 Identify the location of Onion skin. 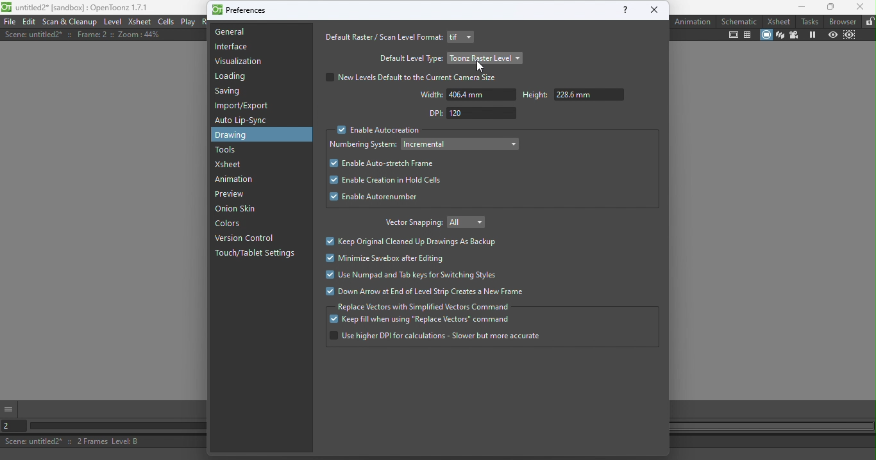
(242, 209).